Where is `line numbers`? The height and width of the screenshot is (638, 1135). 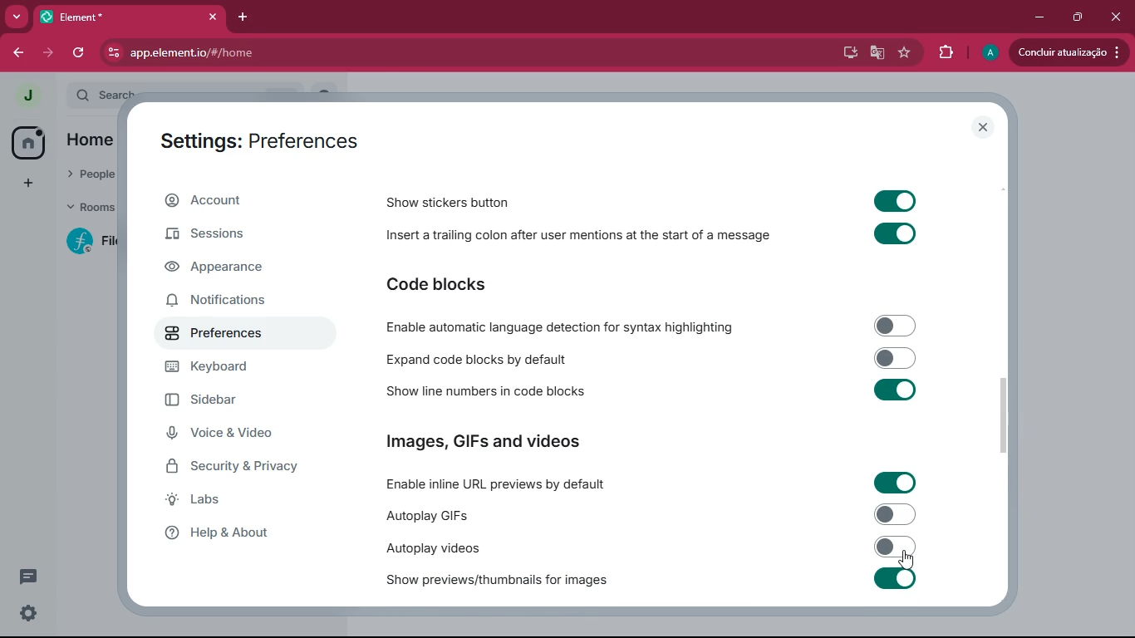
line numbers is located at coordinates (481, 392).